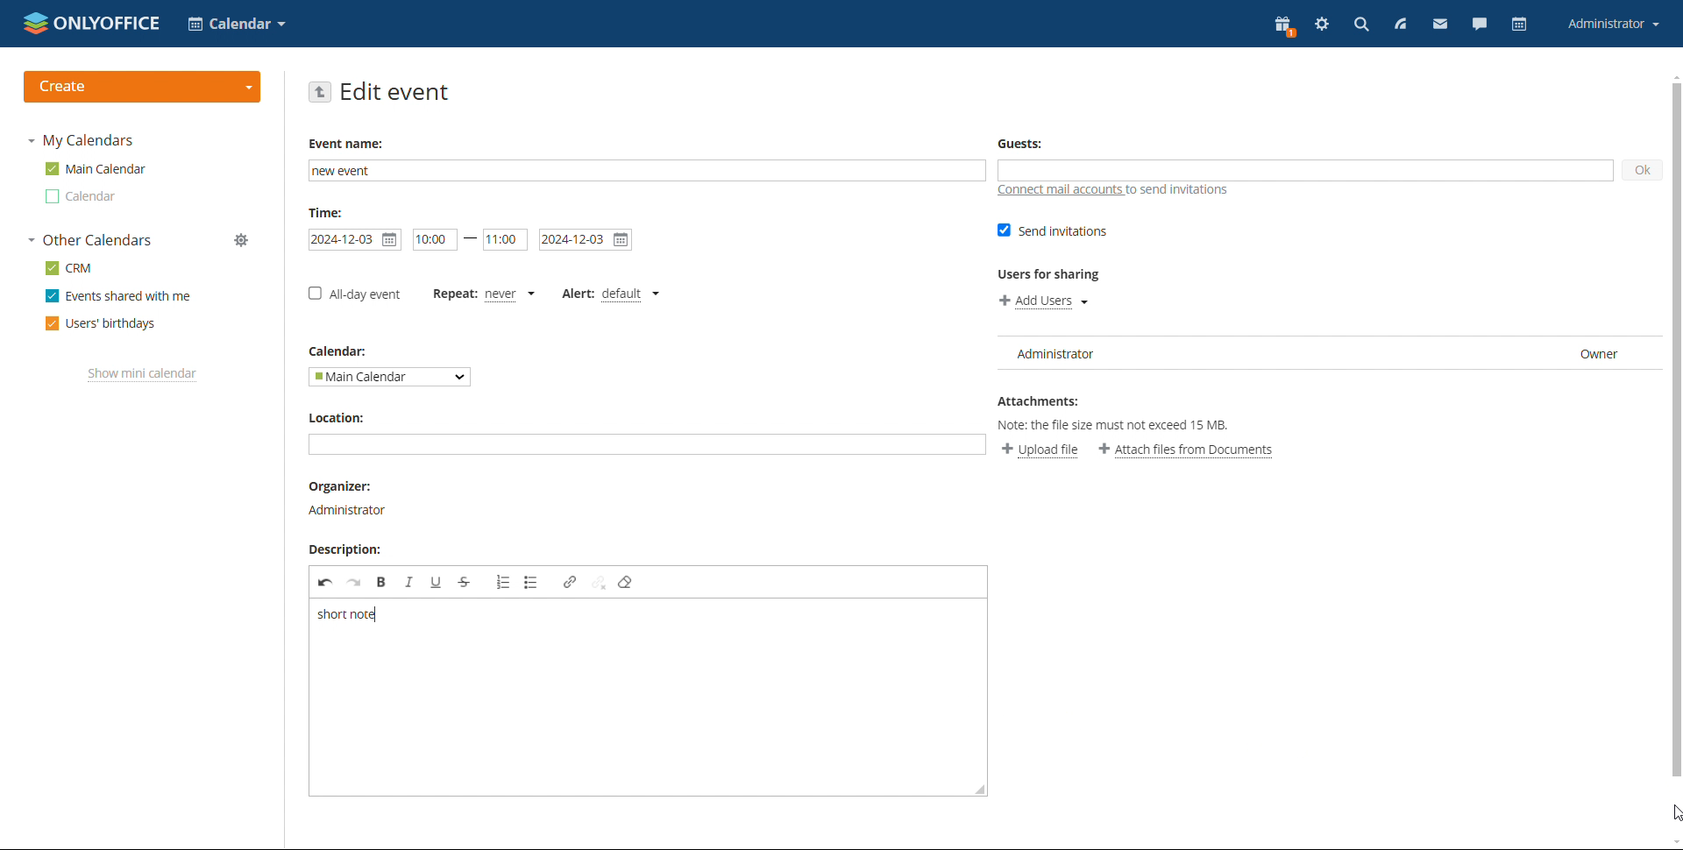 This screenshot has width=1683, height=850. Describe the element at coordinates (83, 140) in the screenshot. I see `my calendars` at that location.